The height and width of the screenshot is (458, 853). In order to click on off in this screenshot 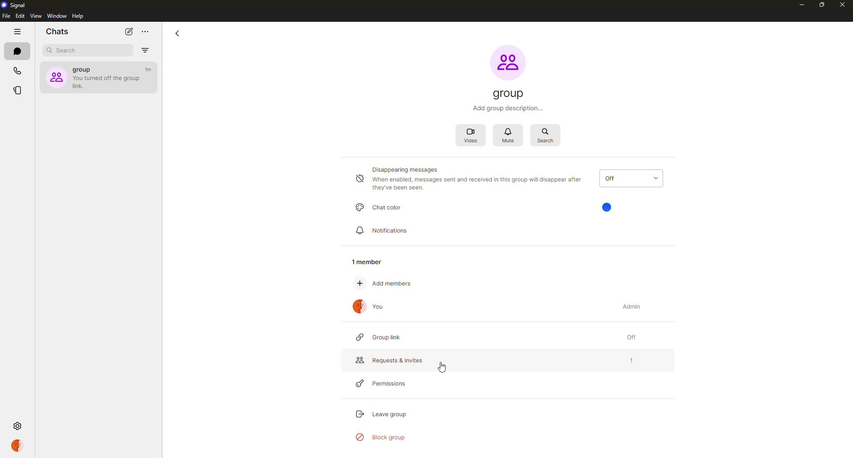, I will do `click(631, 178)`.